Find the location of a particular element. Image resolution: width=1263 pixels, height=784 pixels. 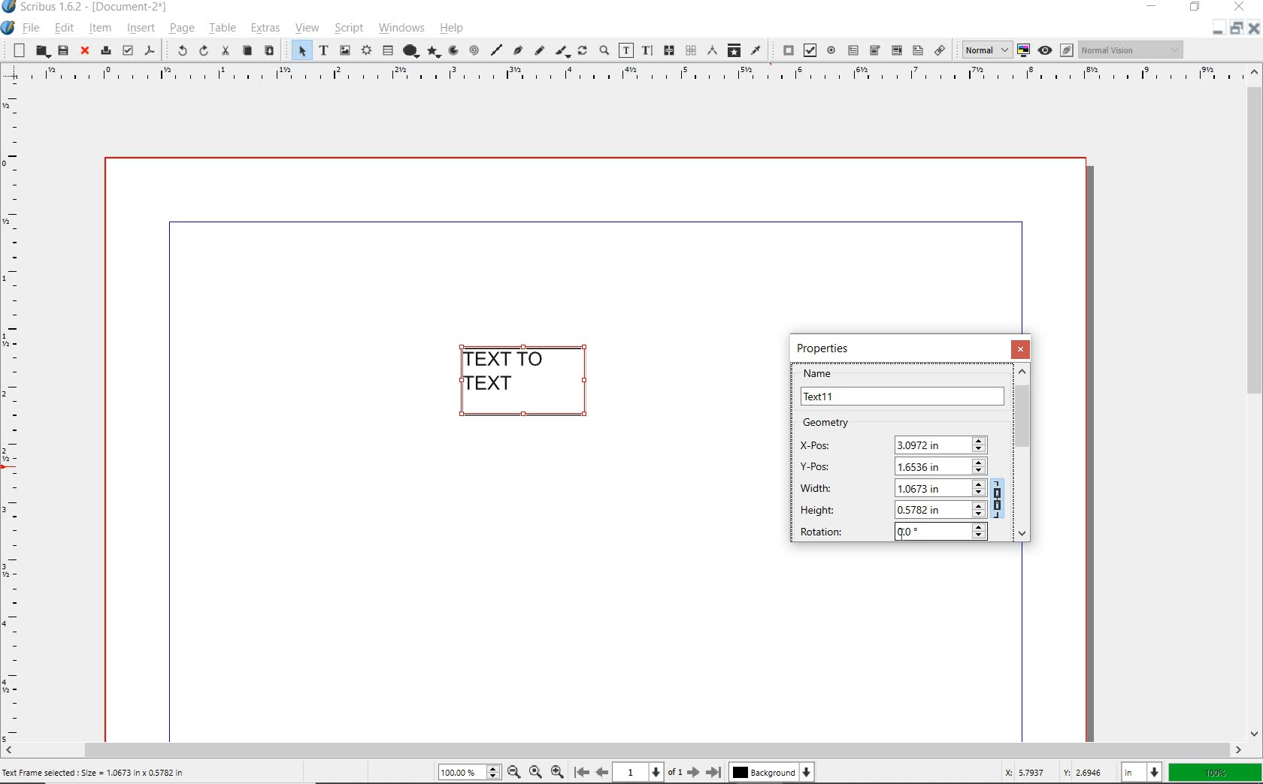

coordinates is located at coordinates (1051, 772).